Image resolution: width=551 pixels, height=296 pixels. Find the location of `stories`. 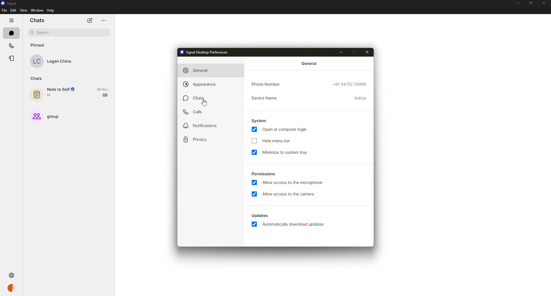

stories is located at coordinates (11, 59).